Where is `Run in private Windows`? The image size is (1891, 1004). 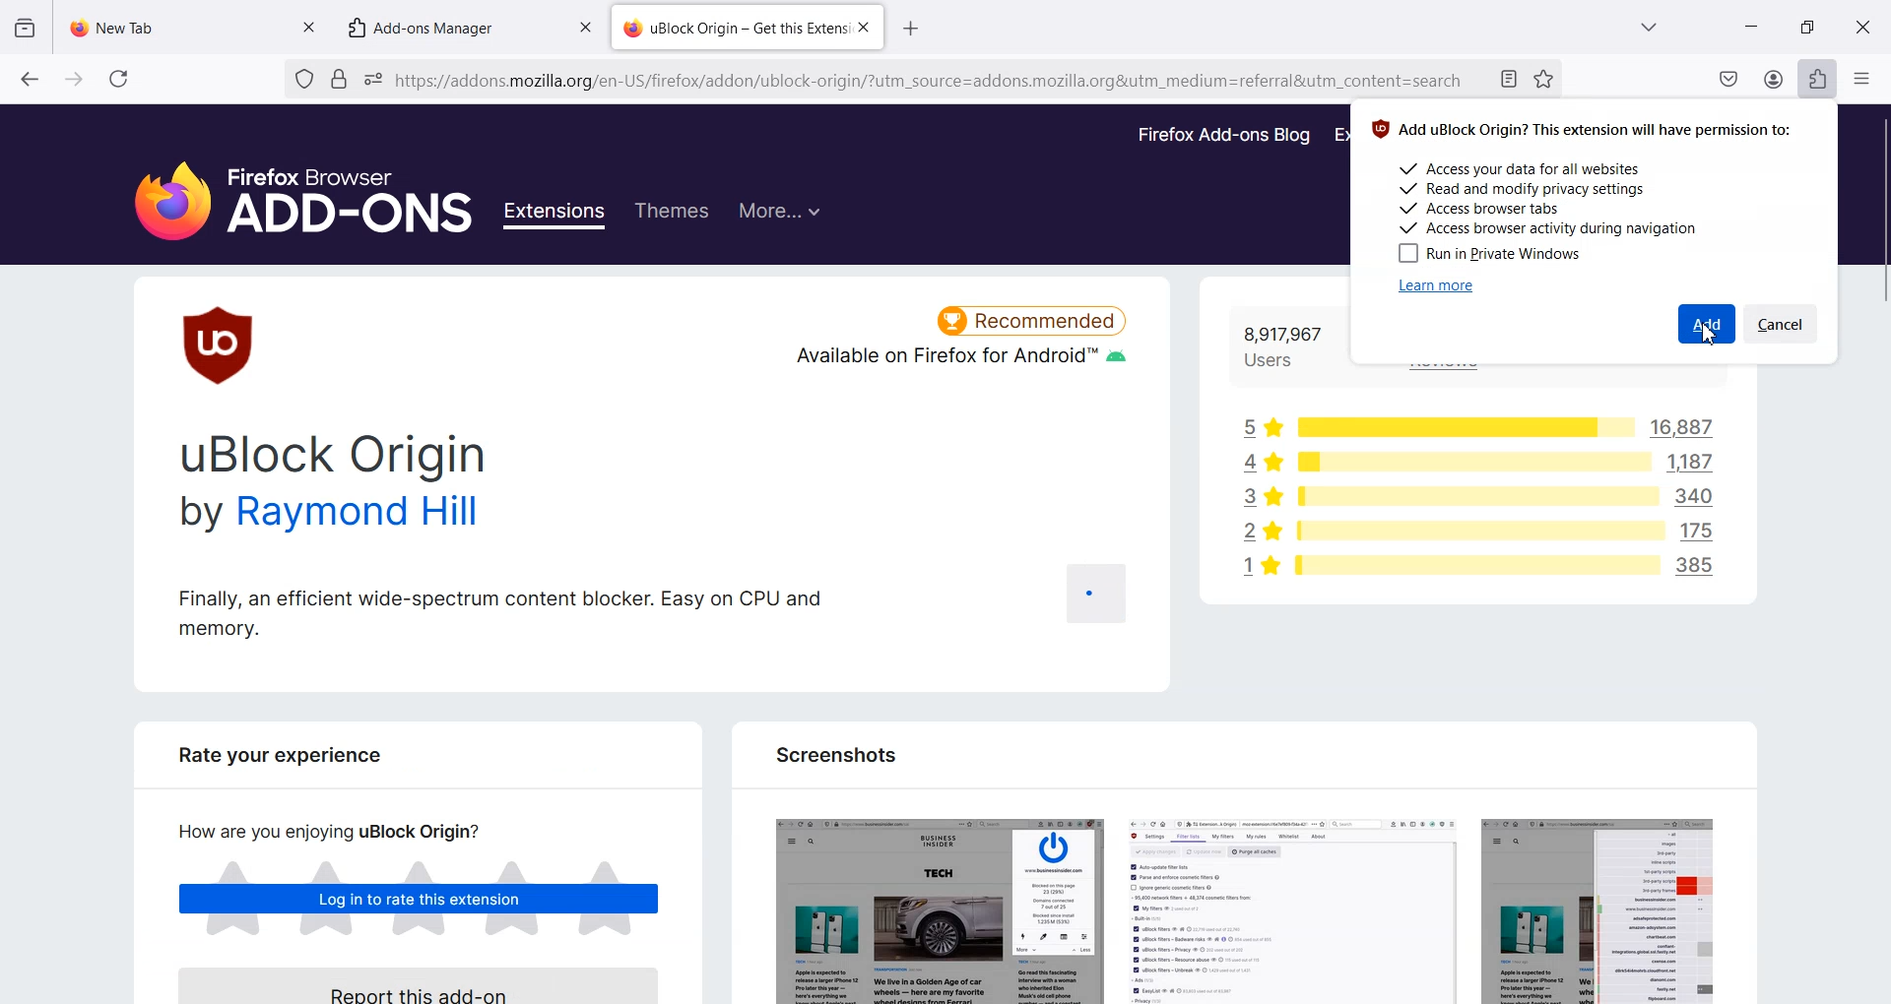
Run in private Windows is located at coordinates (1487, 253).